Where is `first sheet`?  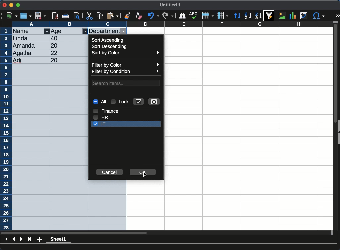
first sheet is located at coordinates (6, 239).